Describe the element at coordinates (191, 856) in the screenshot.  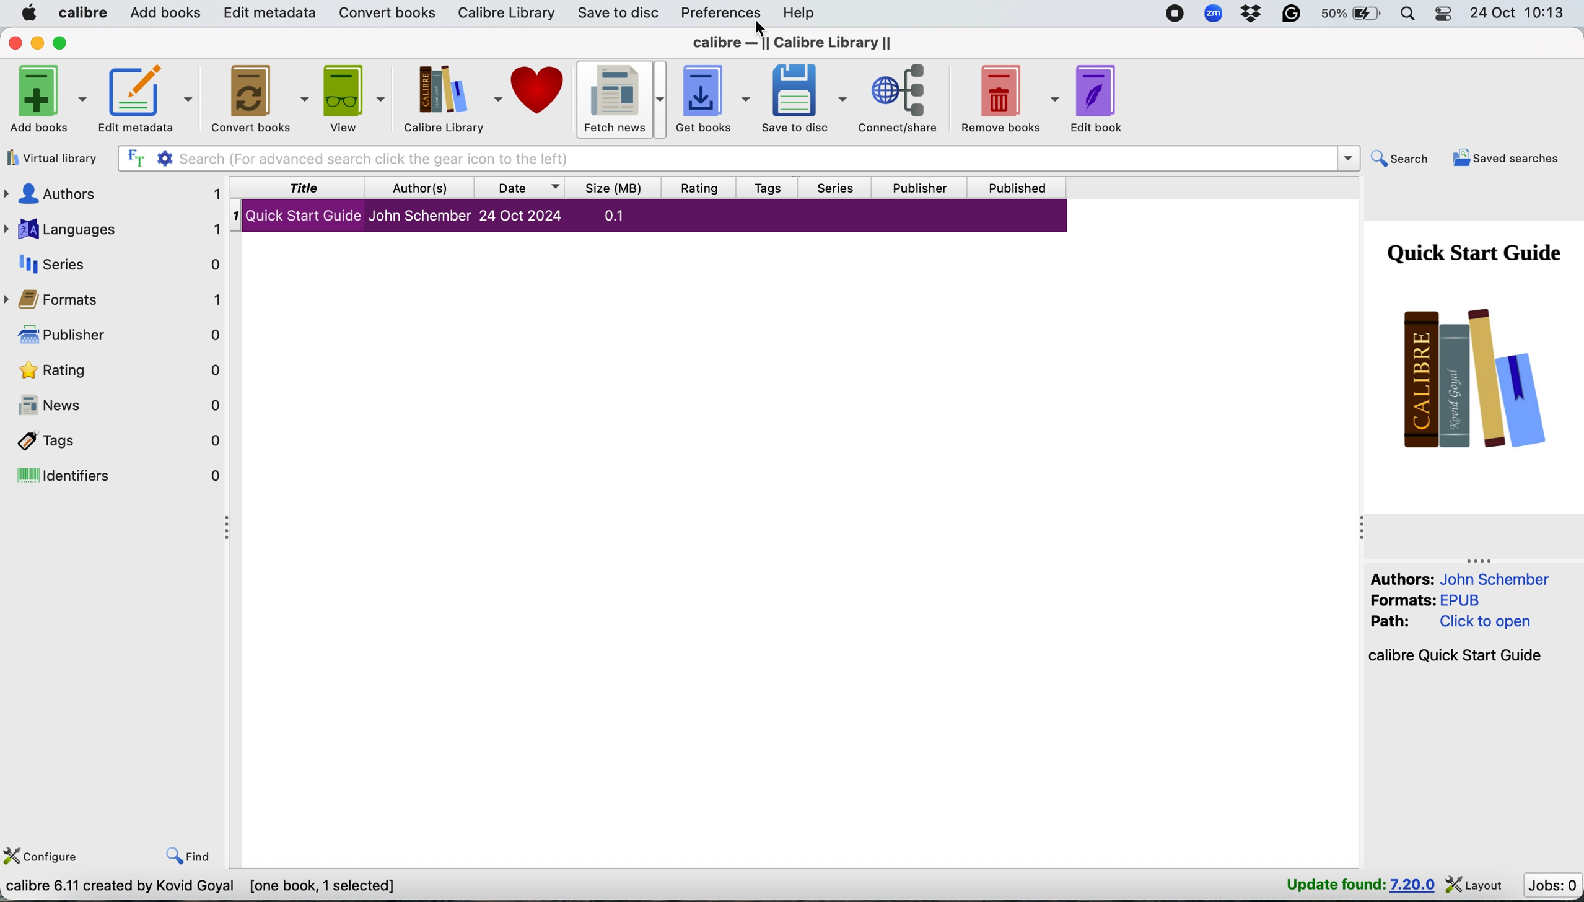
I see `find` at that location.